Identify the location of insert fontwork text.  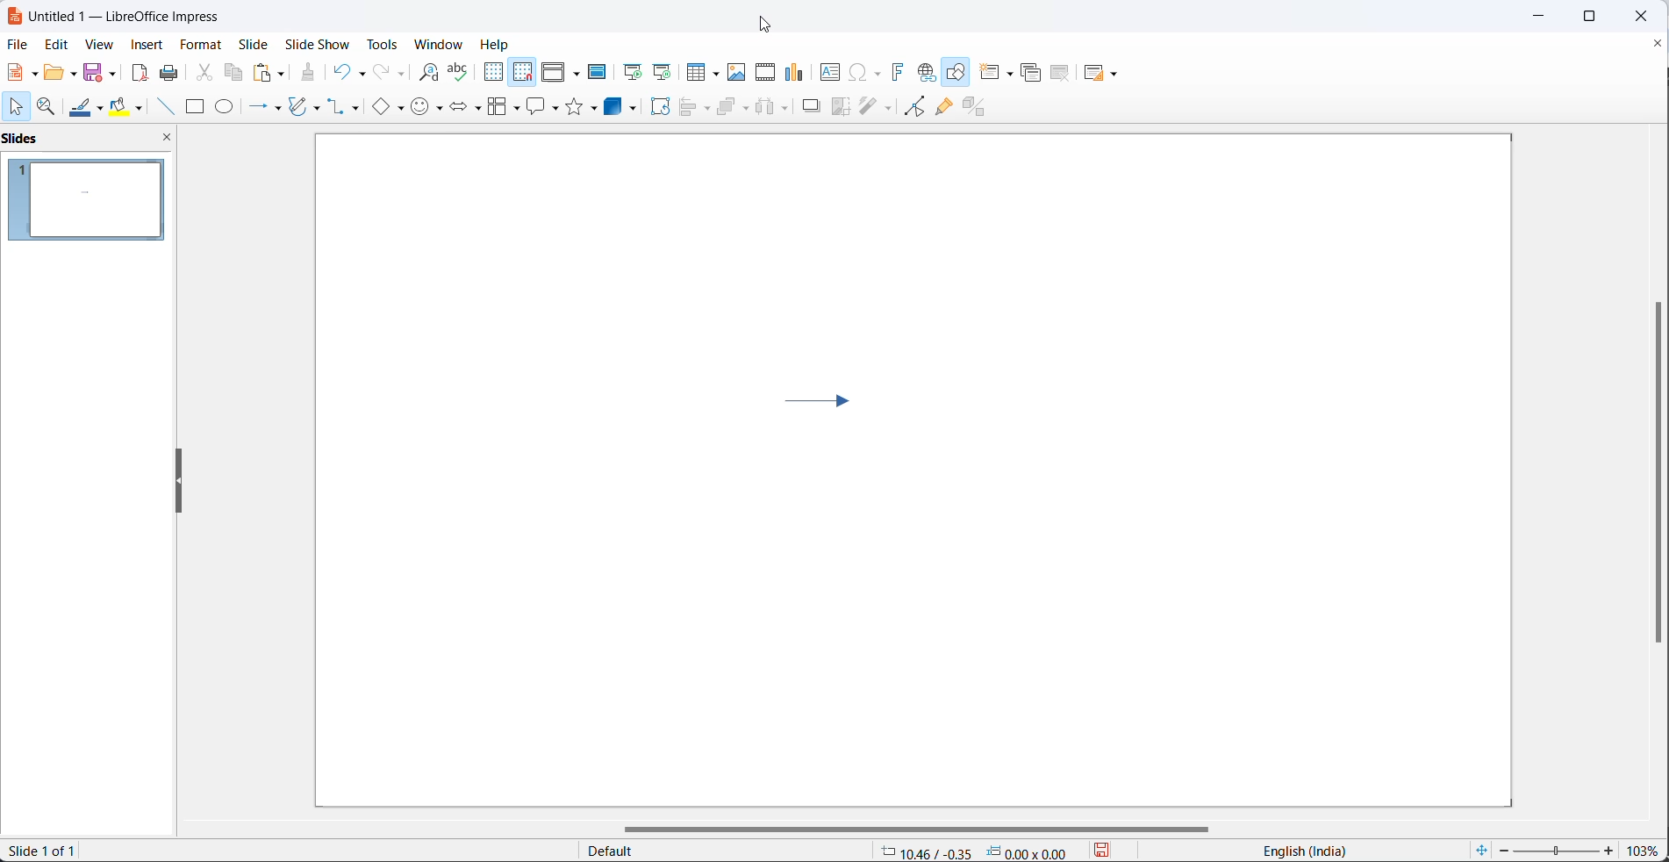
(897, 72).